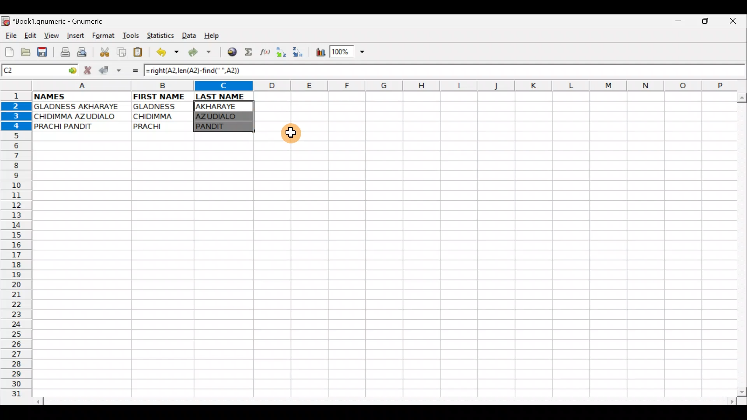 The image size is (747, 420). I want to click on Enter formula, so click(132, 70).